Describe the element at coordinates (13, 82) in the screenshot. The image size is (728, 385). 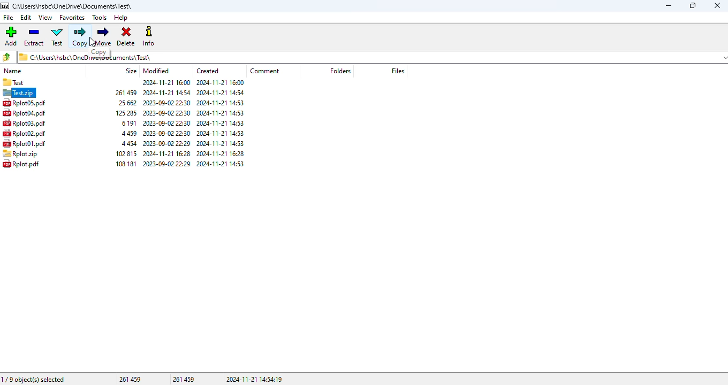
I see `folder name` at that location.